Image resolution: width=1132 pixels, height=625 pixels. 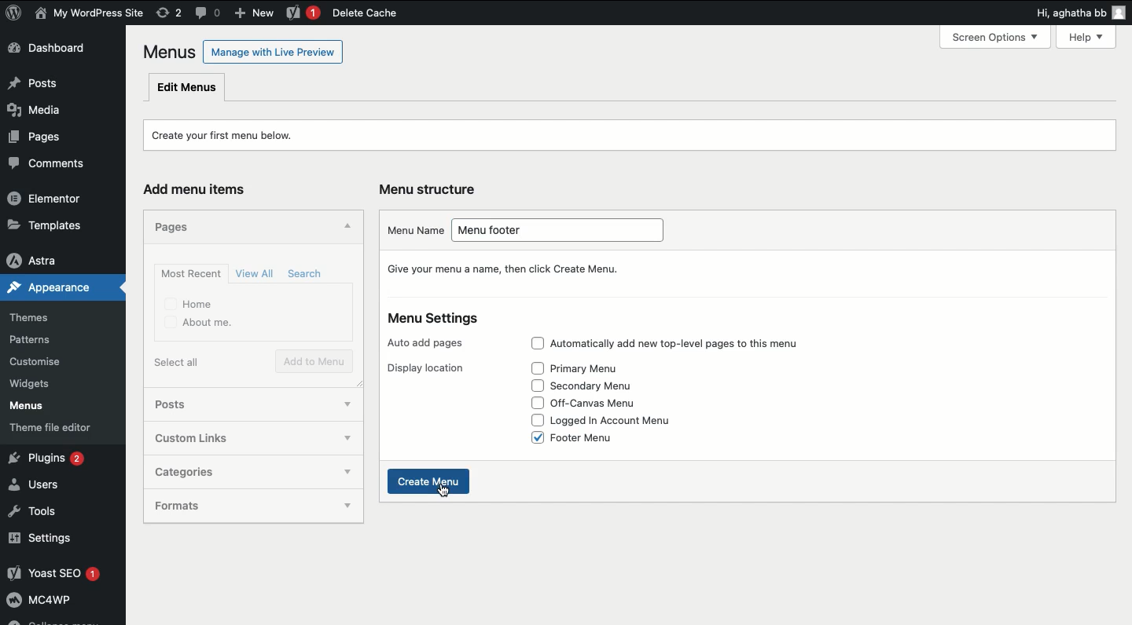 I want to click on Hide, so click(x=348, y=225).